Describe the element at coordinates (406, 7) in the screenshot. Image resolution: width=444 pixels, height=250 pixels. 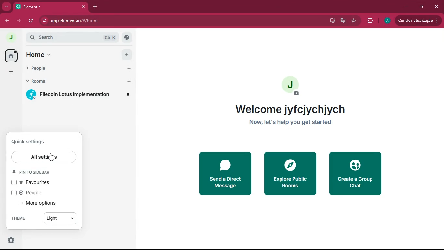
I see `minimize` at that location.